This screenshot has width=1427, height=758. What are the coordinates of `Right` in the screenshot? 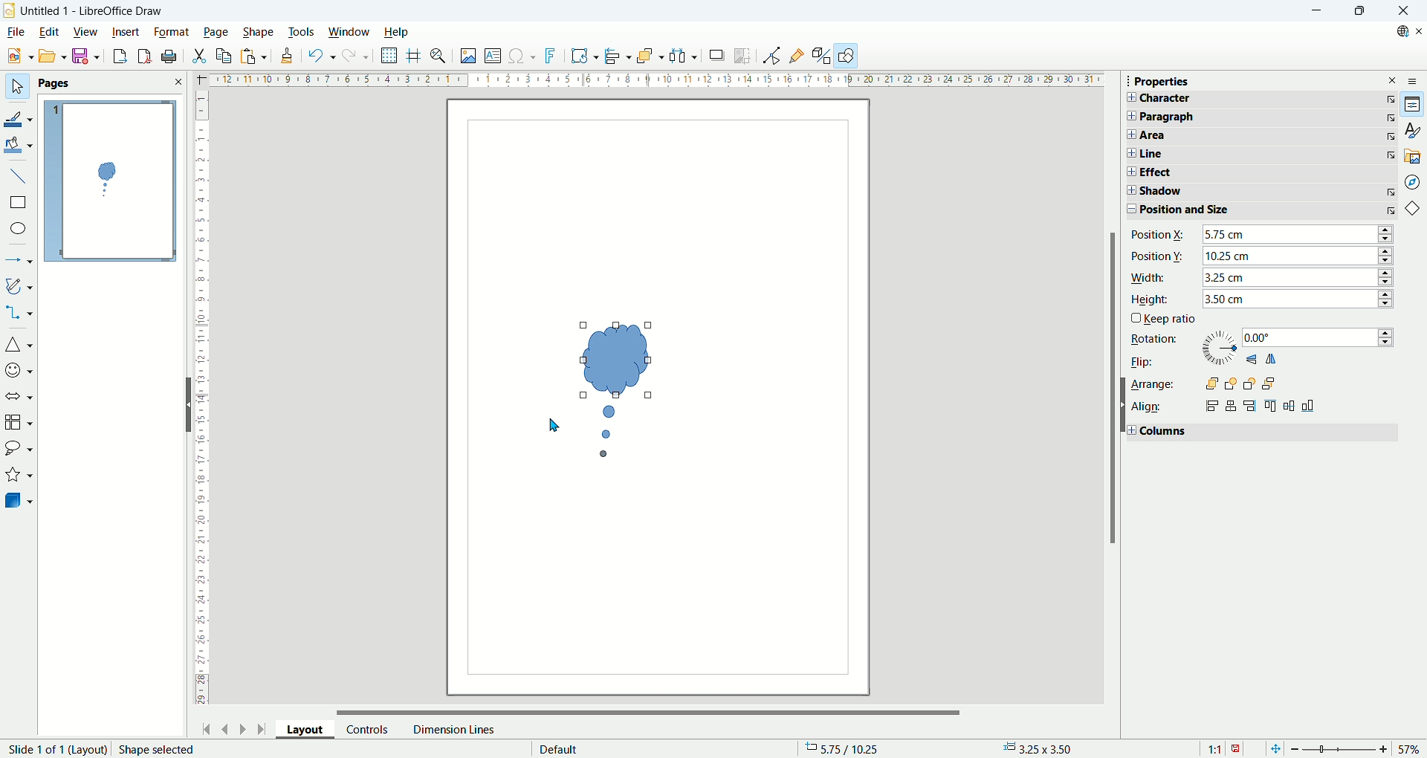 It's located at (1251, 406).